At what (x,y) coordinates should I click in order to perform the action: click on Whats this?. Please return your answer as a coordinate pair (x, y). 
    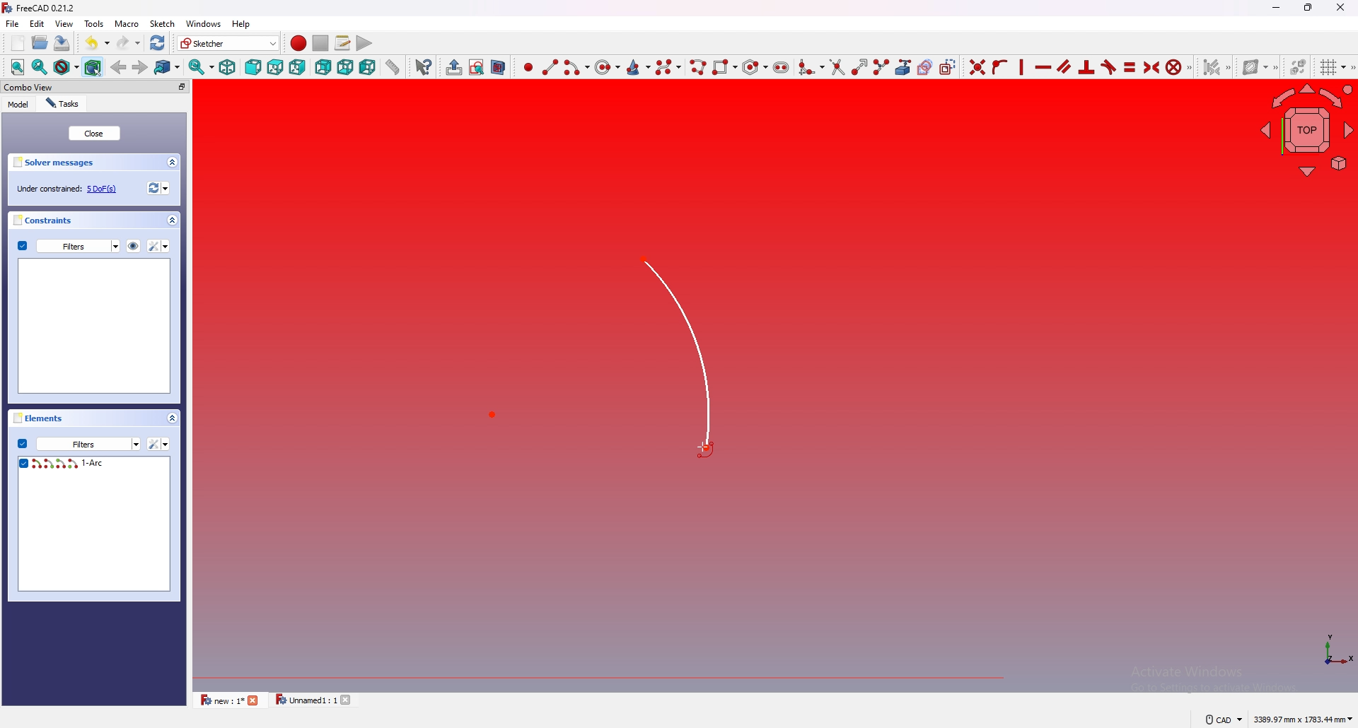
    Looking at the image, I should click on (424, 66).